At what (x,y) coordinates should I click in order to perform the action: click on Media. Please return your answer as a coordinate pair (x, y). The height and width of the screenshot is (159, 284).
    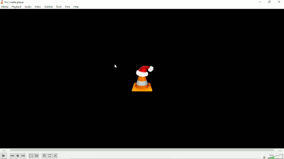
    Looking at the image, I should click on (5, 7).